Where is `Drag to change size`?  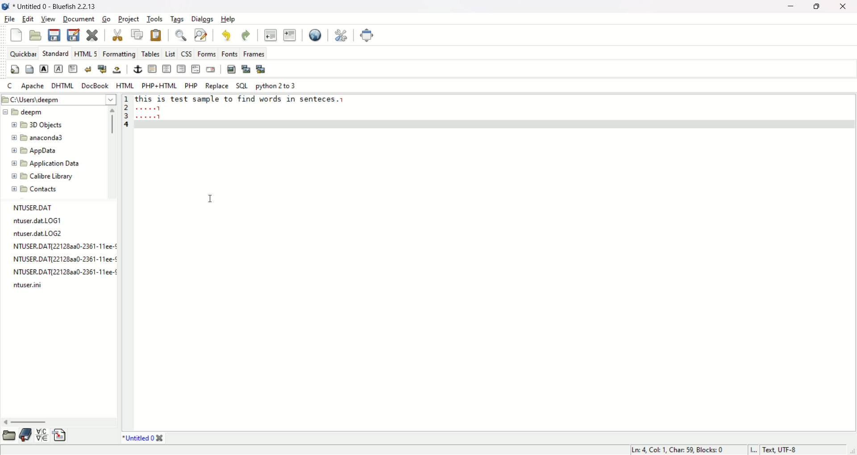
Drag to change size is located at coordinates (852, 451).